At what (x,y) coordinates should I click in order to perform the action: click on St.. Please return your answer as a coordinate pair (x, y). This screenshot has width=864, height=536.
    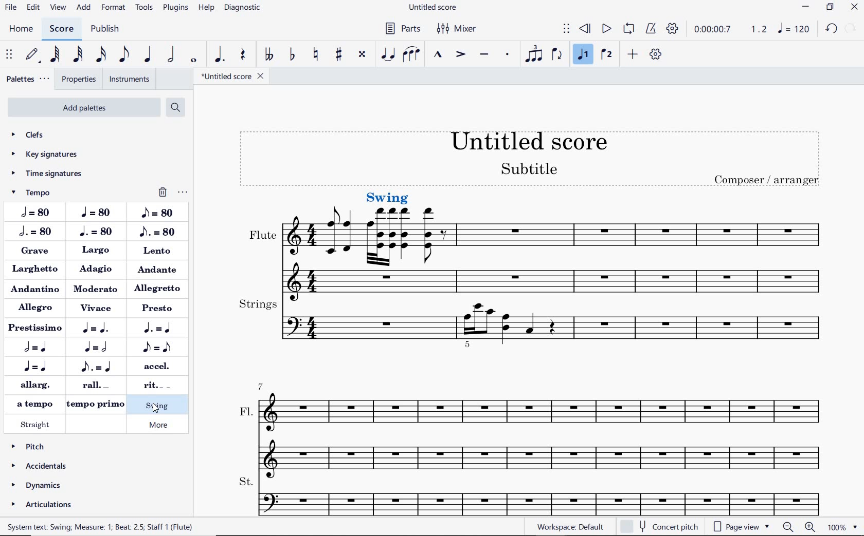
    Looking at the image, I should click on (540, 494).